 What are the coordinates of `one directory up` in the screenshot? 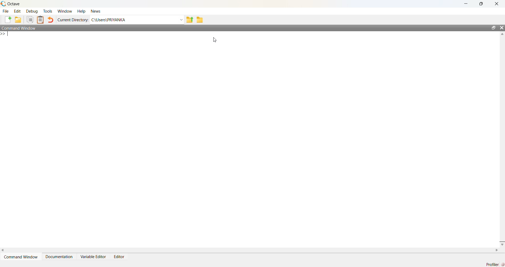 It's located at (189, 19).